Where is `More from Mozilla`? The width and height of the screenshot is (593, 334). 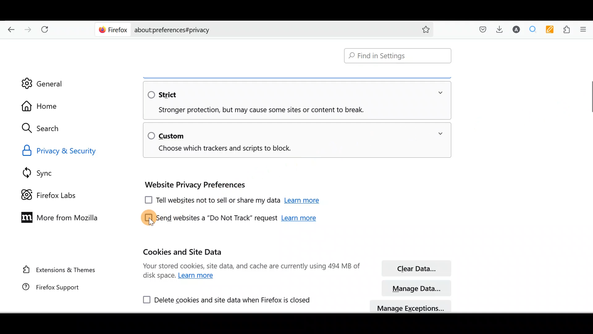
More from Mozilla is located at coordinates (61, 220).